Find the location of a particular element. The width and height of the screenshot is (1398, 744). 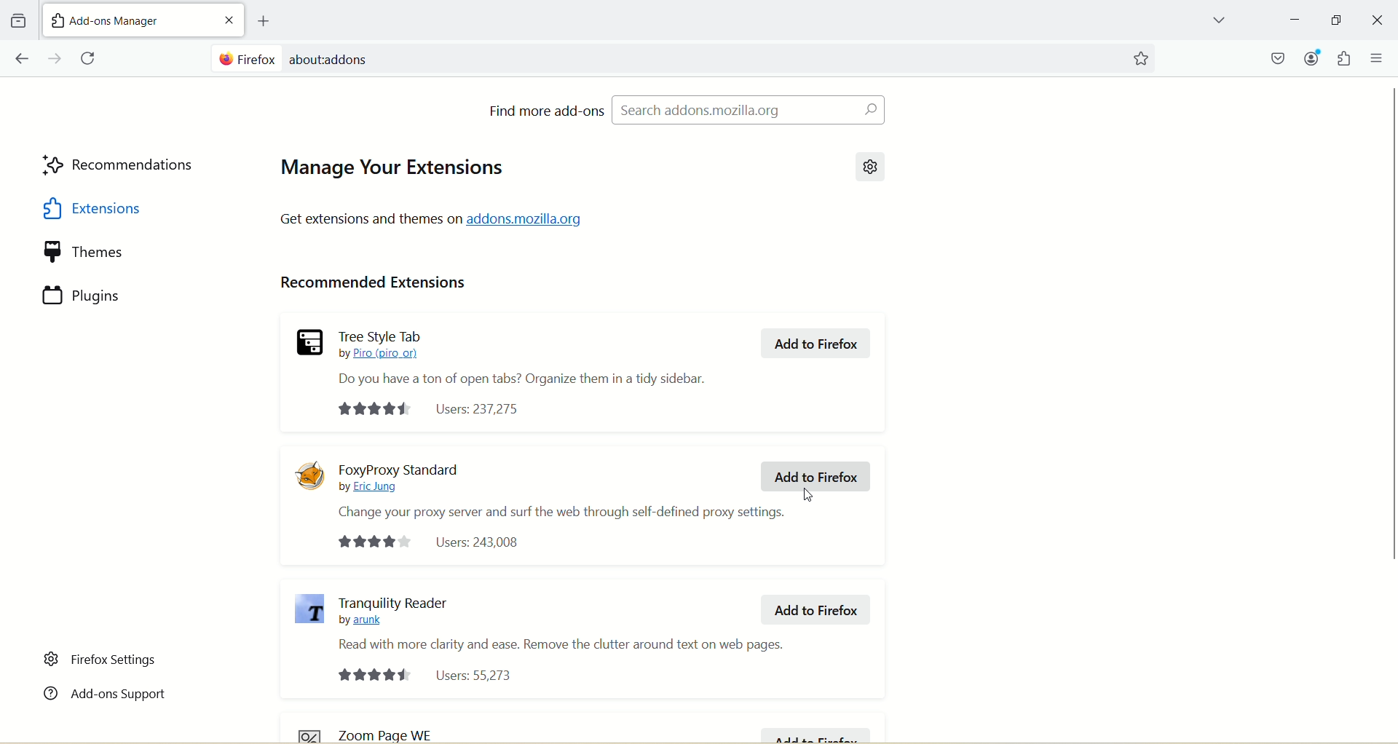

Read with more clarity and ease. Remove the clutter around text on web pages. is located at coordinates (561, 644).